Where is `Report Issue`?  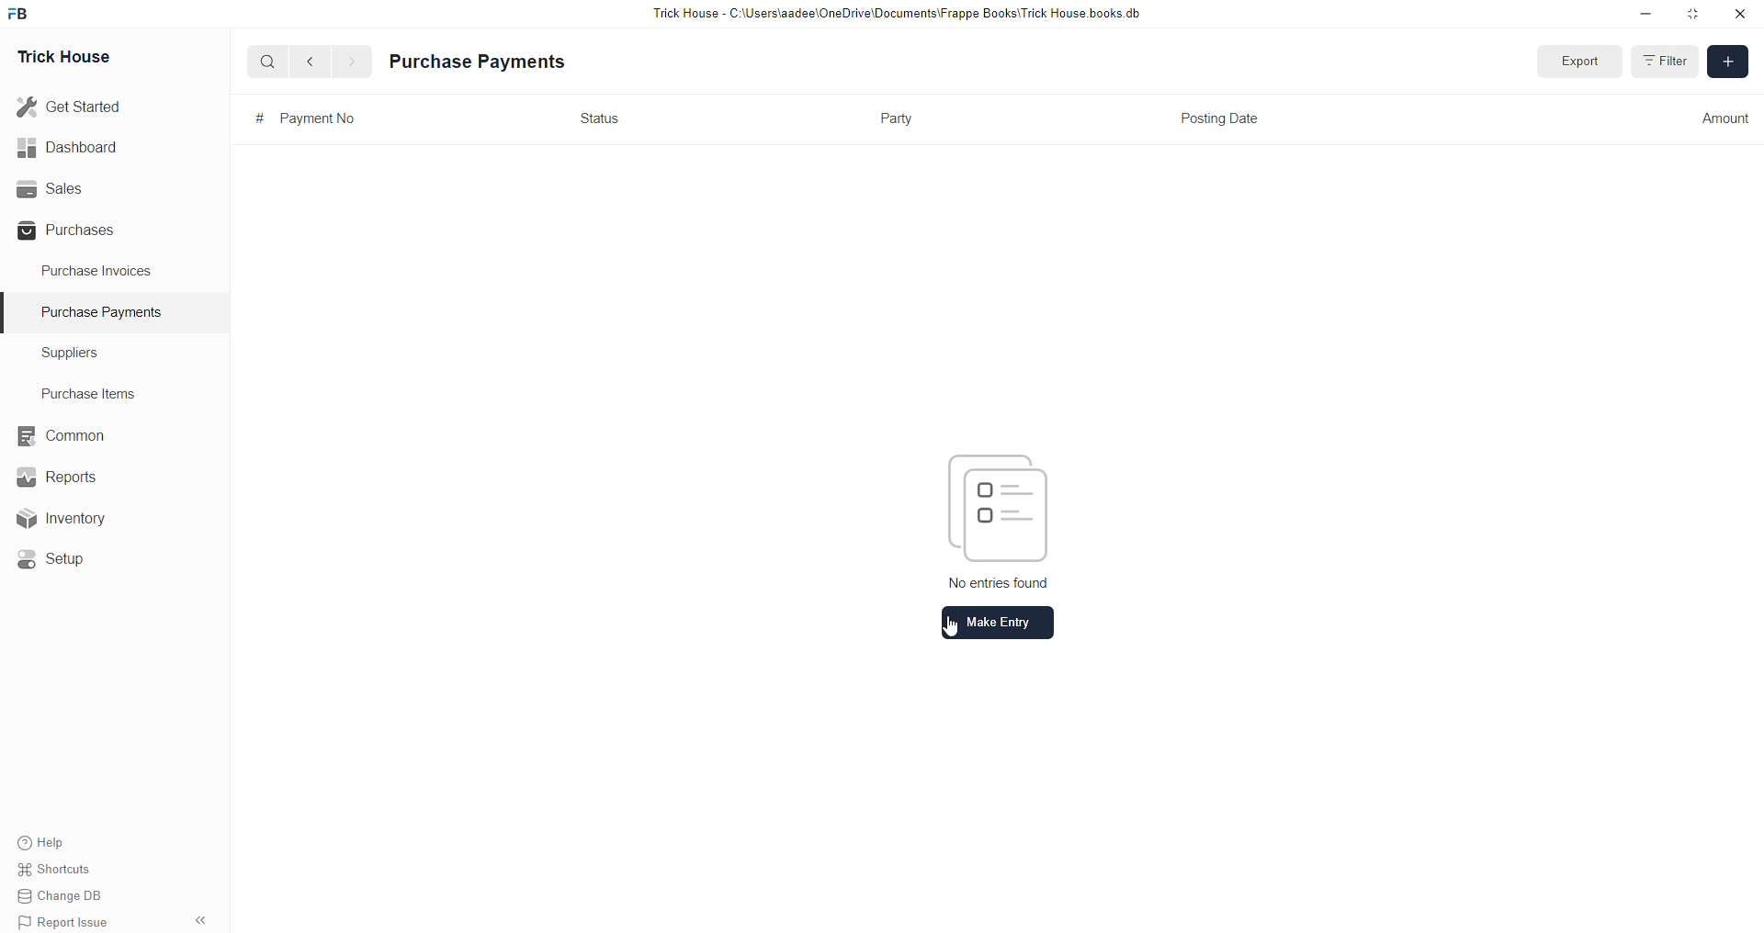 Report Issue is located at coordinates (69, 922).